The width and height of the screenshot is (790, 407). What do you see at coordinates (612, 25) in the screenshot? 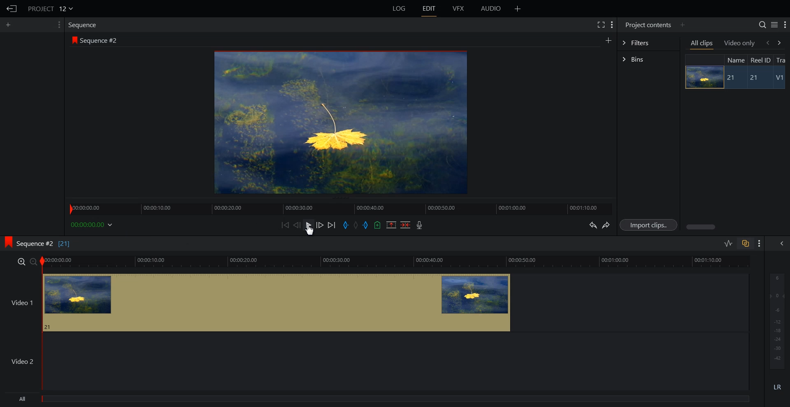
I see `Show setting menu` at bounding box center [612, 25].